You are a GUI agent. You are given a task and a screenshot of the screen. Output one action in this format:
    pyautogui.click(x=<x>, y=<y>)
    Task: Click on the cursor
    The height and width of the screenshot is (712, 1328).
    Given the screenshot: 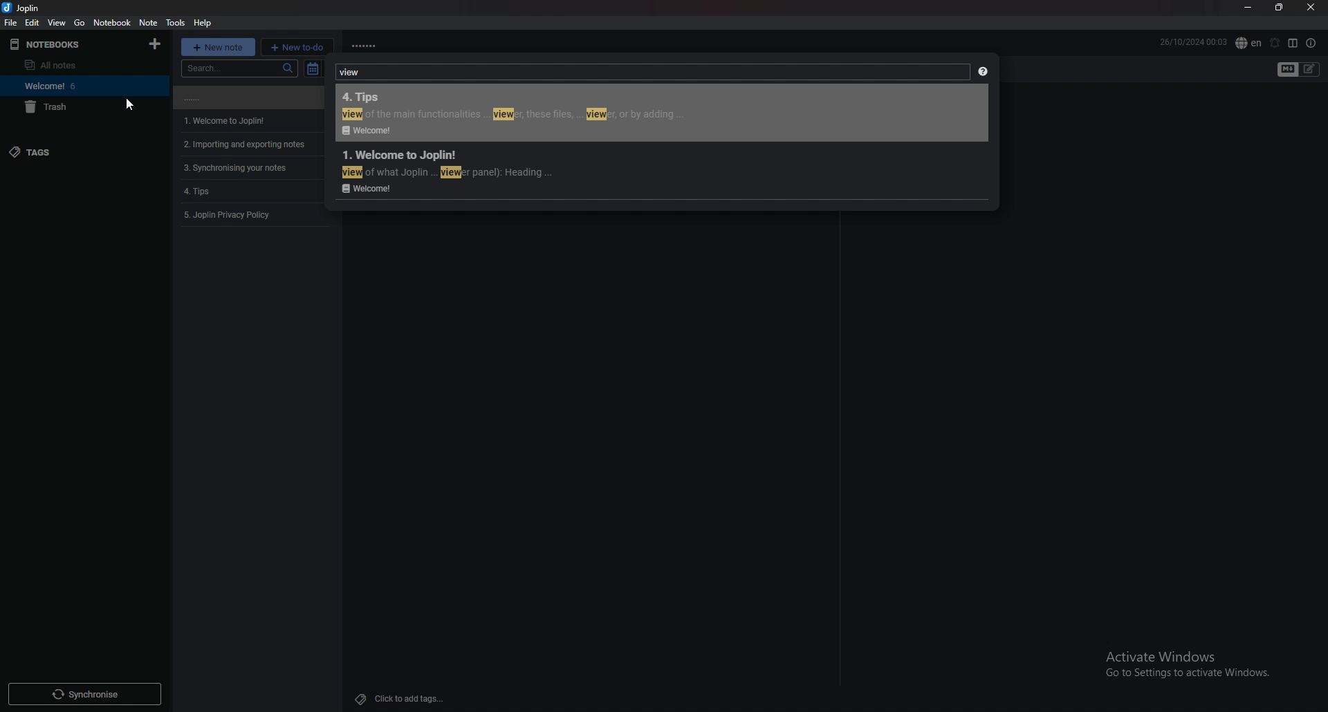 What is the action you would take?
    pyautogui.click(x=129, y=104)
    